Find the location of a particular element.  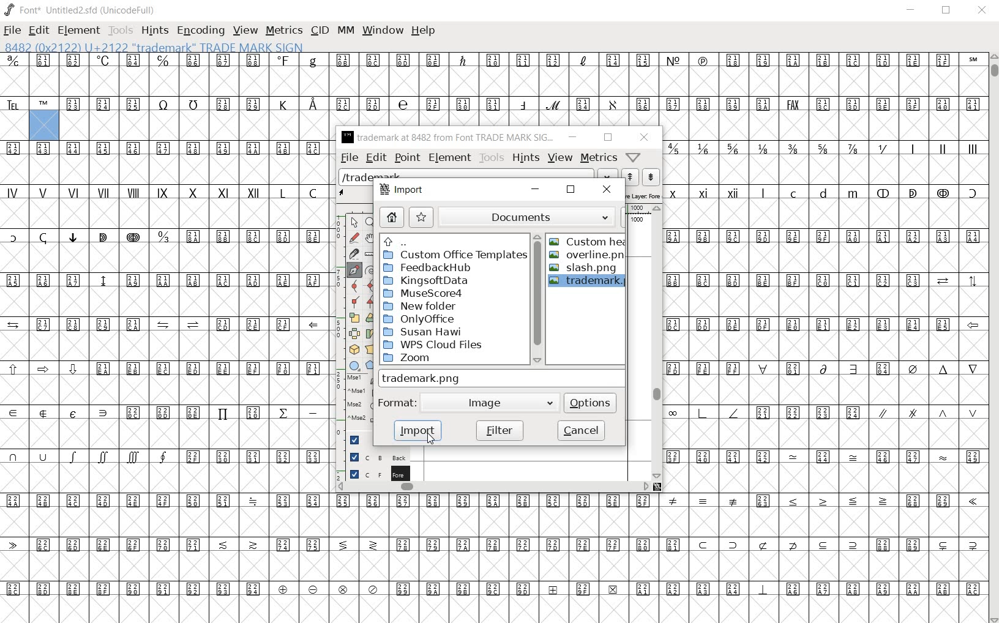

add a curve point always either horizontal or vertical is located at coordinates (372, 285).